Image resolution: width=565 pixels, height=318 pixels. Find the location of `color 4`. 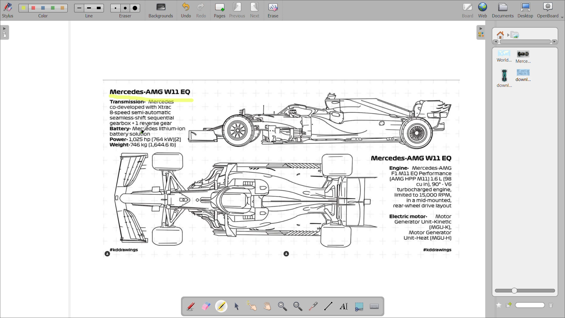

color 4 is located at coordinates (53, 9).